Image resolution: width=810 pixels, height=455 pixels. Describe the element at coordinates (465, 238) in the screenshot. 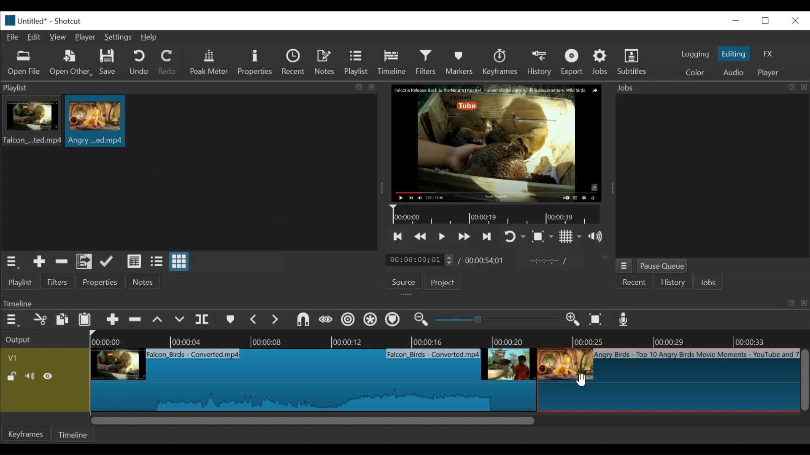

I see `play forward quickly` at that location.